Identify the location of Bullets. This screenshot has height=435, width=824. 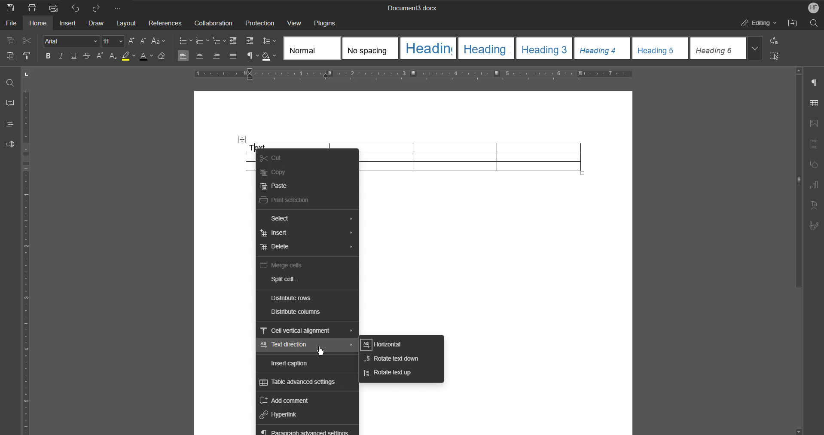
(185, 41).